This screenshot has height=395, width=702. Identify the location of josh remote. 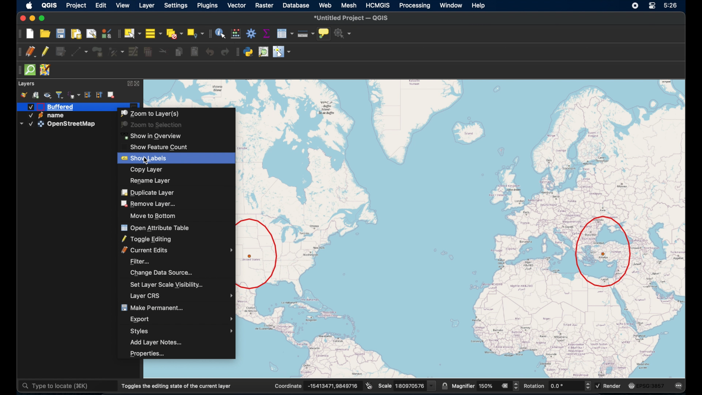
(45, 70).